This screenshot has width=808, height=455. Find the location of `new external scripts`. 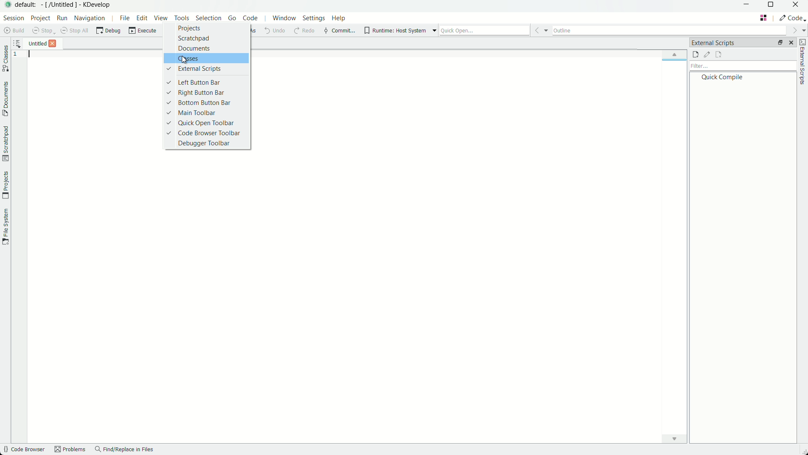

new external scripts is located at coordinates (695, 55).